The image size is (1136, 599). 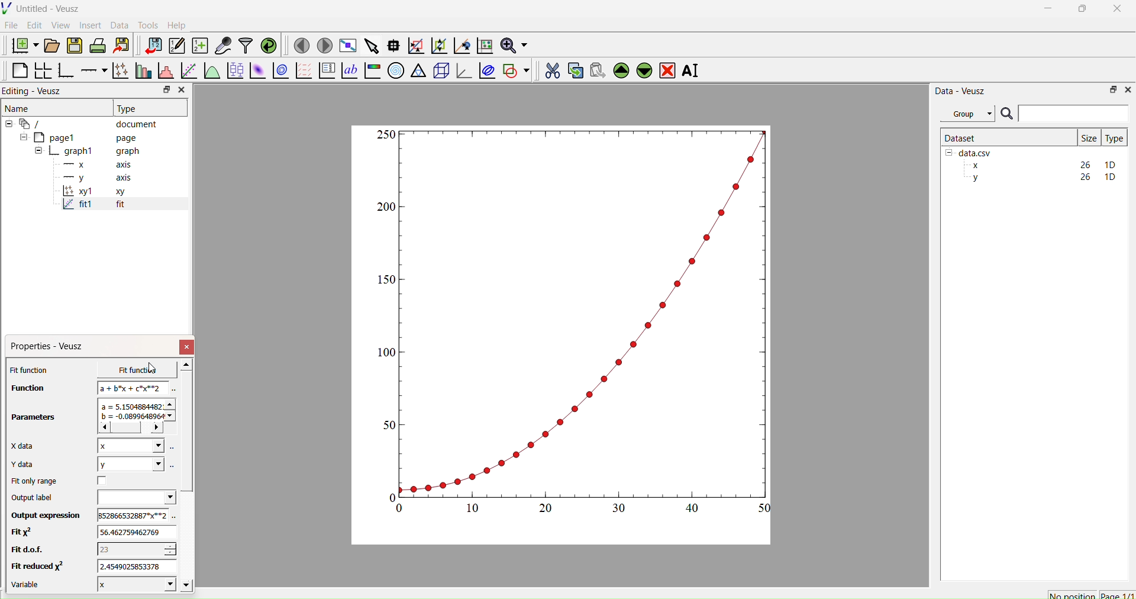 What do you see at coordinates (576, 321) in the screenshot?
I see `Graph` at bounding box center [576, 321].